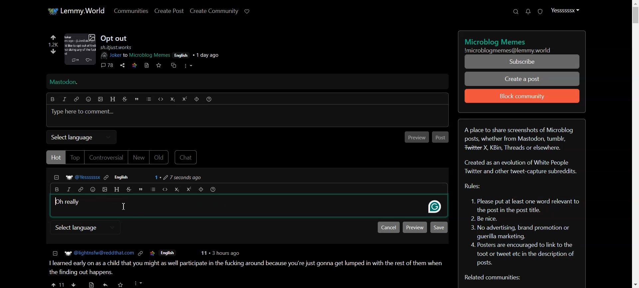 The height and width of the screenshot is (288, 639). What do you see at coordinates (55, 157) in the screenshot?
I see `Hot` at bounding box center [55, 157].